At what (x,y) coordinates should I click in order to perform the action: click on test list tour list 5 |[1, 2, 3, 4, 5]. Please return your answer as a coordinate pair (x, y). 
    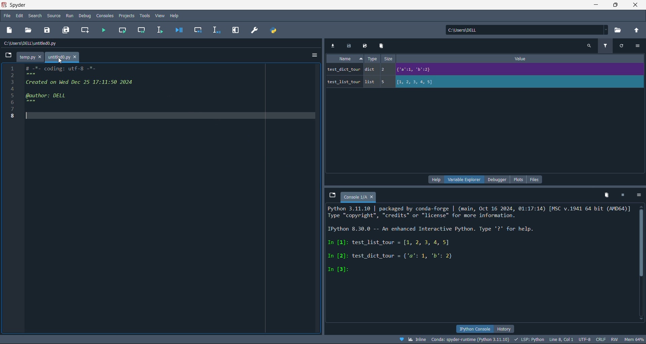
    Looking at the image, I should click on (429, 83).